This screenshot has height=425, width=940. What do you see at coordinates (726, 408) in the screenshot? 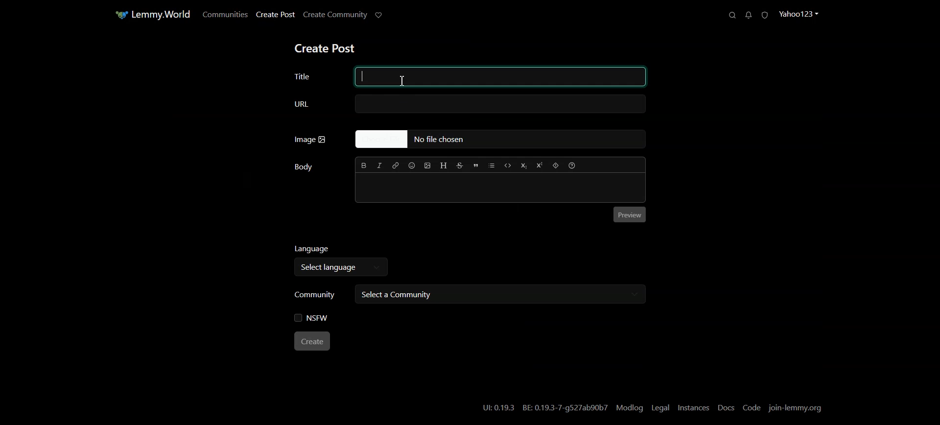
I see `Docs` at bounding box center [726, 408].